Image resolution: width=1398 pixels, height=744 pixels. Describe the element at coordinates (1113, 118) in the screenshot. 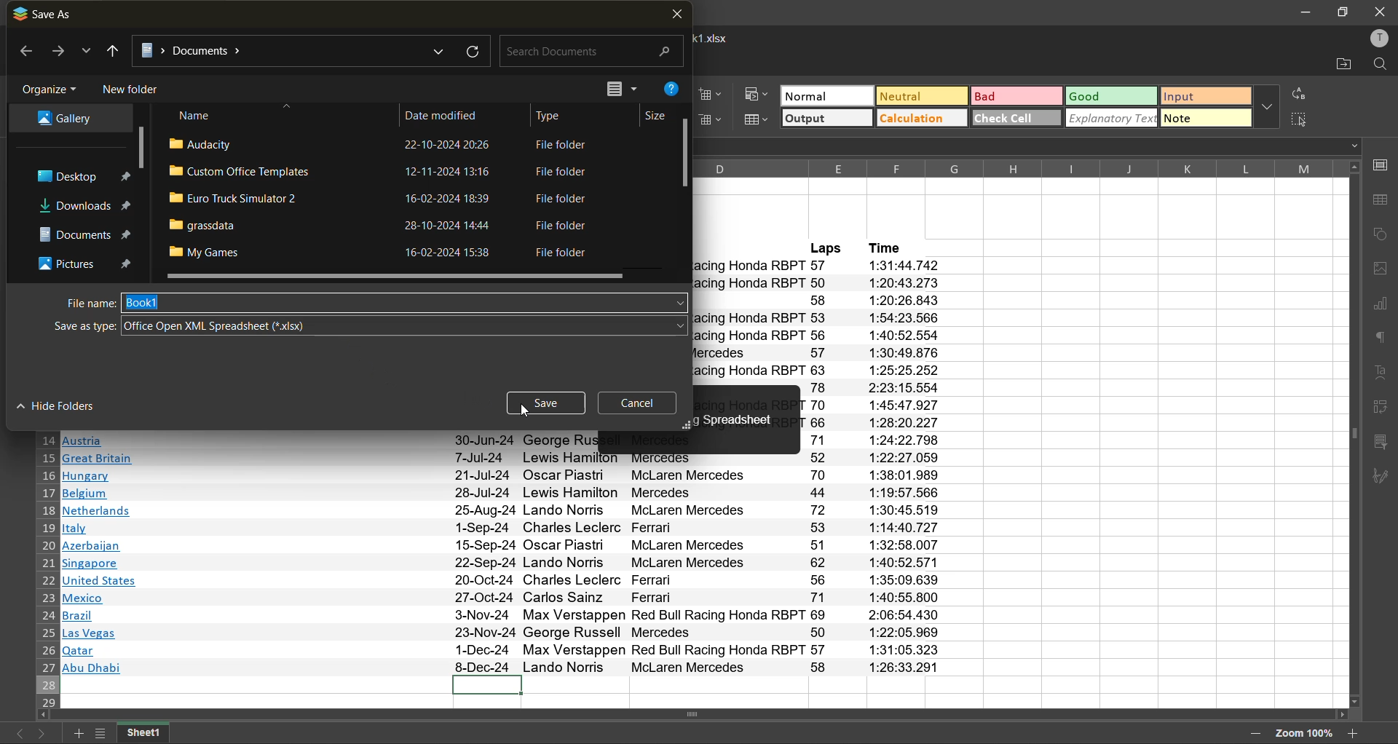

I see `explanatory text` at that location.